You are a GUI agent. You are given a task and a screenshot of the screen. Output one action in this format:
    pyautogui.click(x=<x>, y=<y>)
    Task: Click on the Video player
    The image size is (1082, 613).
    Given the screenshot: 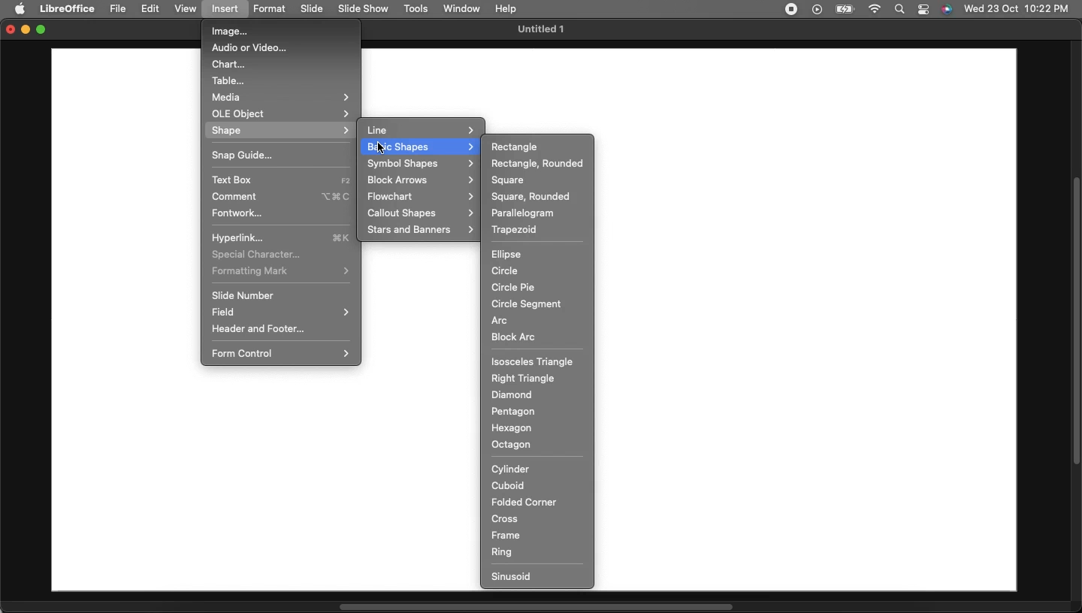 What is the action you would take?
    pyautogui.click(x=815, y=10)
    